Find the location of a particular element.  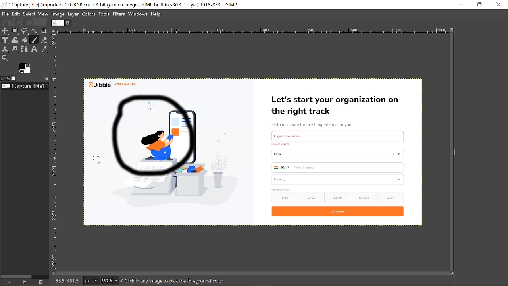

Smudge tool is located at coordinates (16, 48).